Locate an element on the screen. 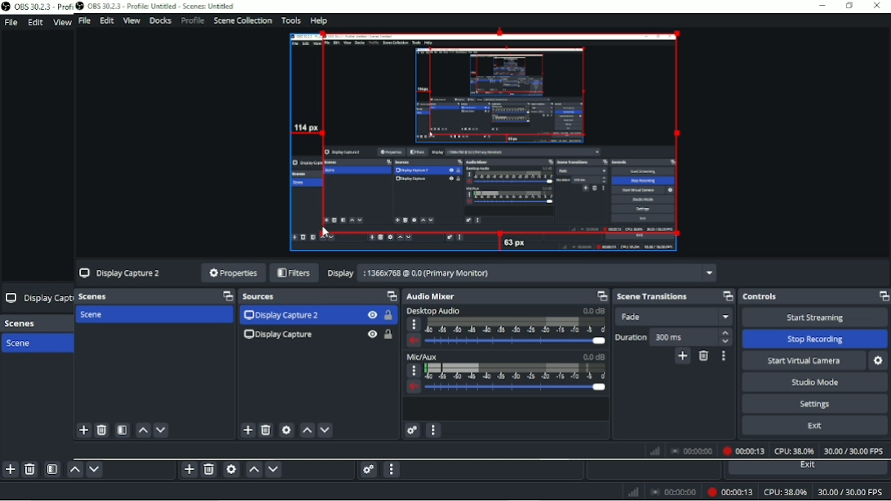  Network is located at coordinates (634, 491).